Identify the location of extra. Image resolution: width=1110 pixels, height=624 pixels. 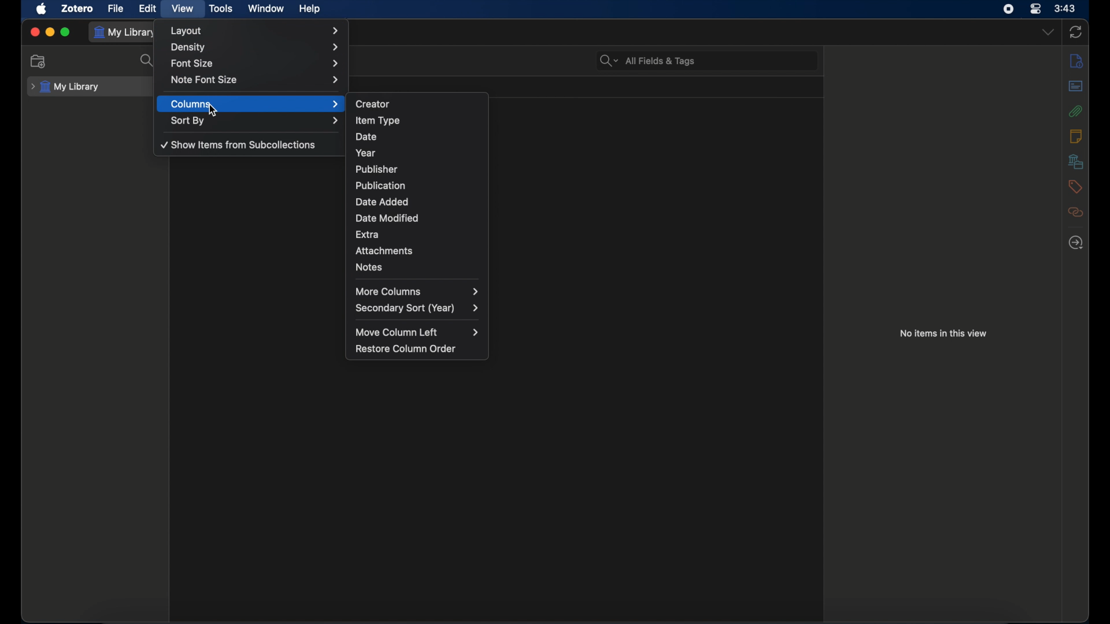
(415, 233).